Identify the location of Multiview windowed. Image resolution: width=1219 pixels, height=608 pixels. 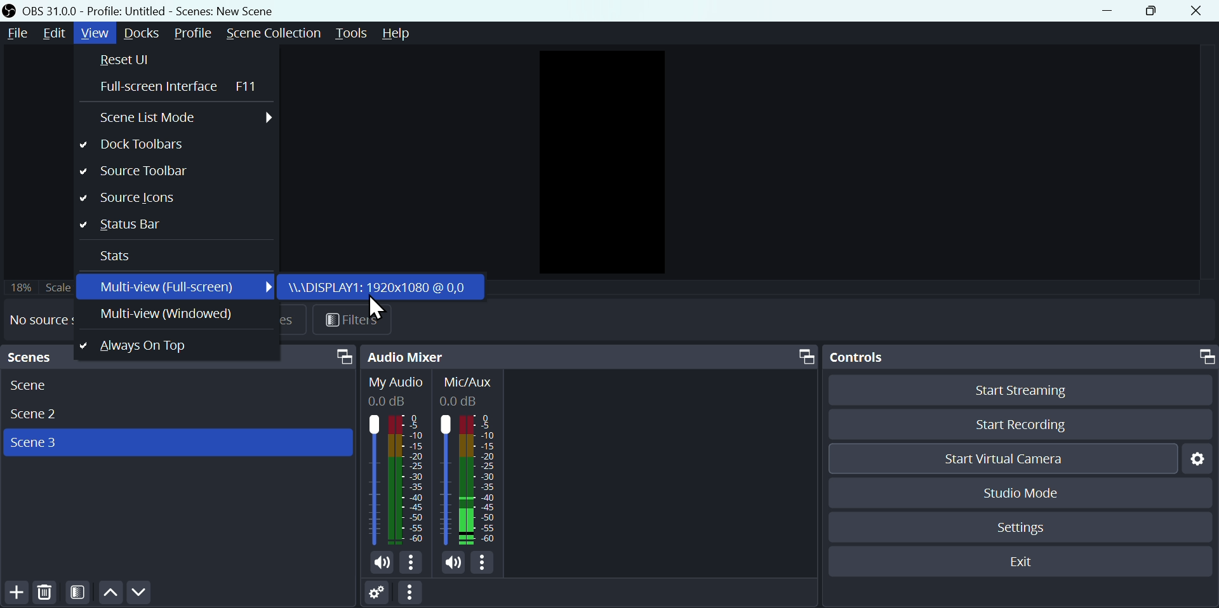
(168, 314).